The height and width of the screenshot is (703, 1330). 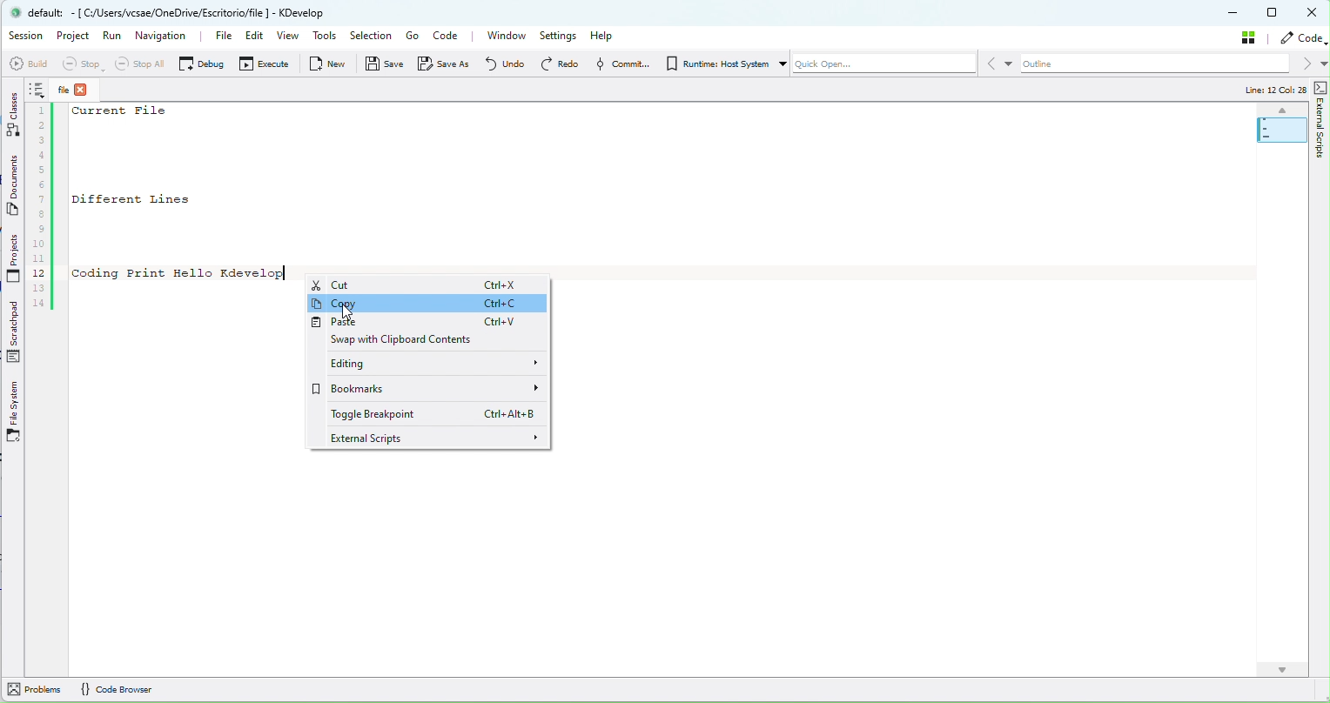 What do you see at coordinates (1321, 142) in the screenshot?
I see `External Scripts` at bounding box center [1321, 142].